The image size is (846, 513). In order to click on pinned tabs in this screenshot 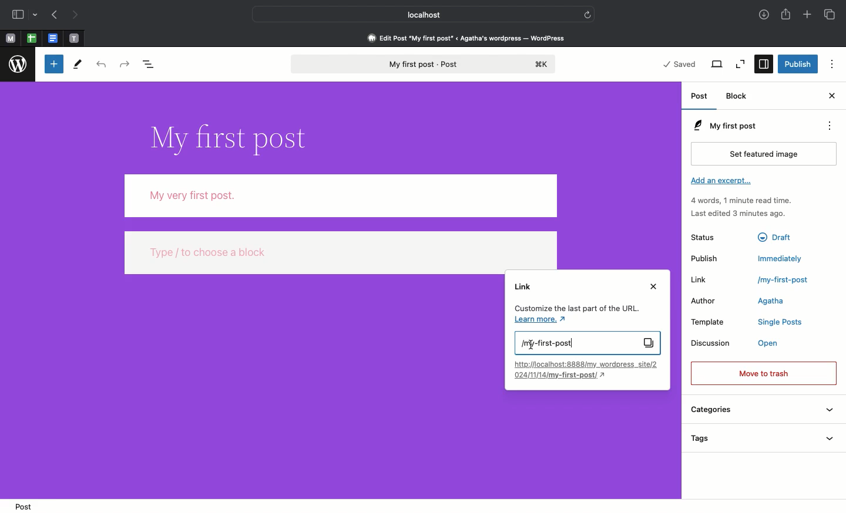, I will do `click(53, 39)`.